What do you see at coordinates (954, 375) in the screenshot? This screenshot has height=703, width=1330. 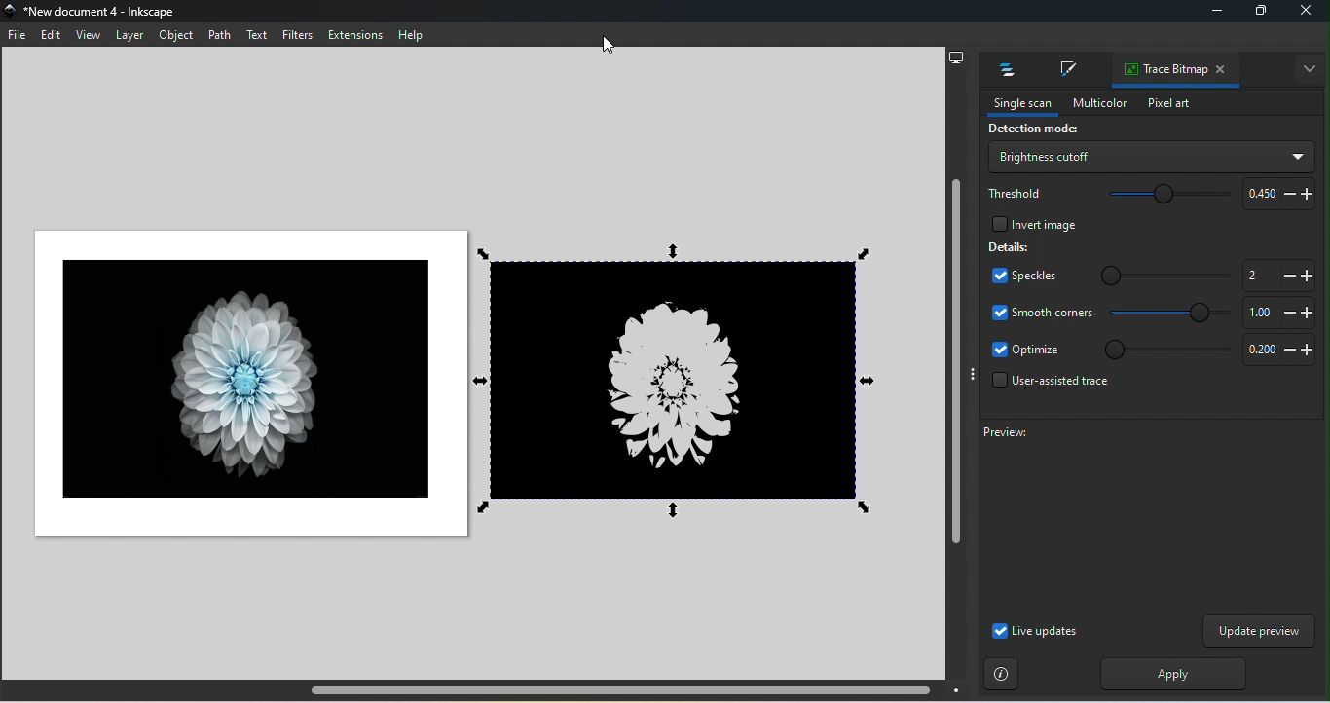 I see `Vertical scroll bar` at bounding box center [954, 375].